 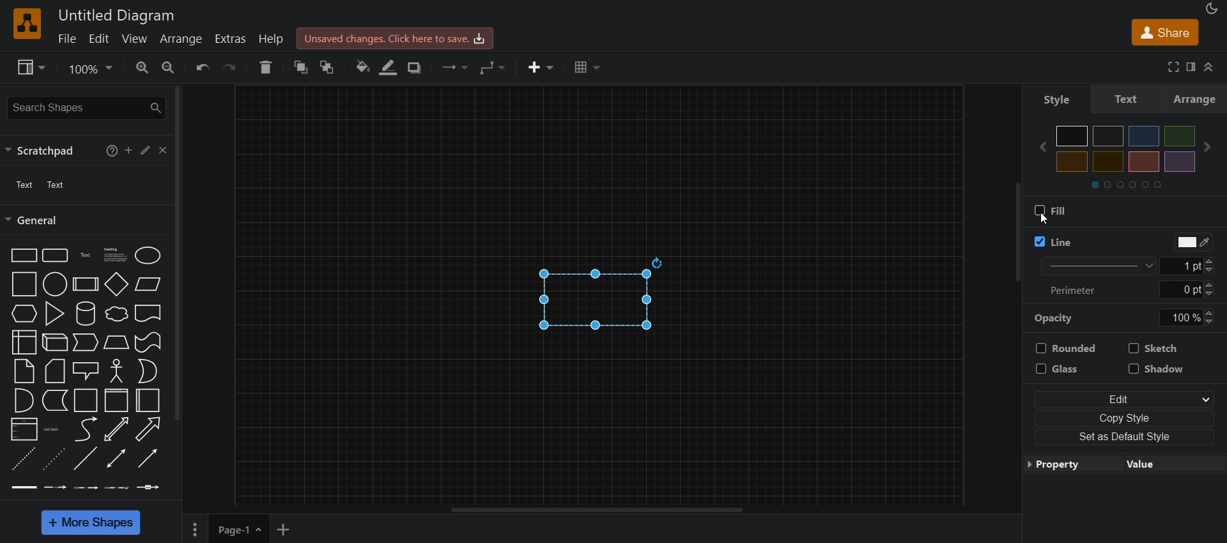 What do you see at coordinates (18, 266) in the screenshot?
I see `cursor` at bounding box center [18, 266].